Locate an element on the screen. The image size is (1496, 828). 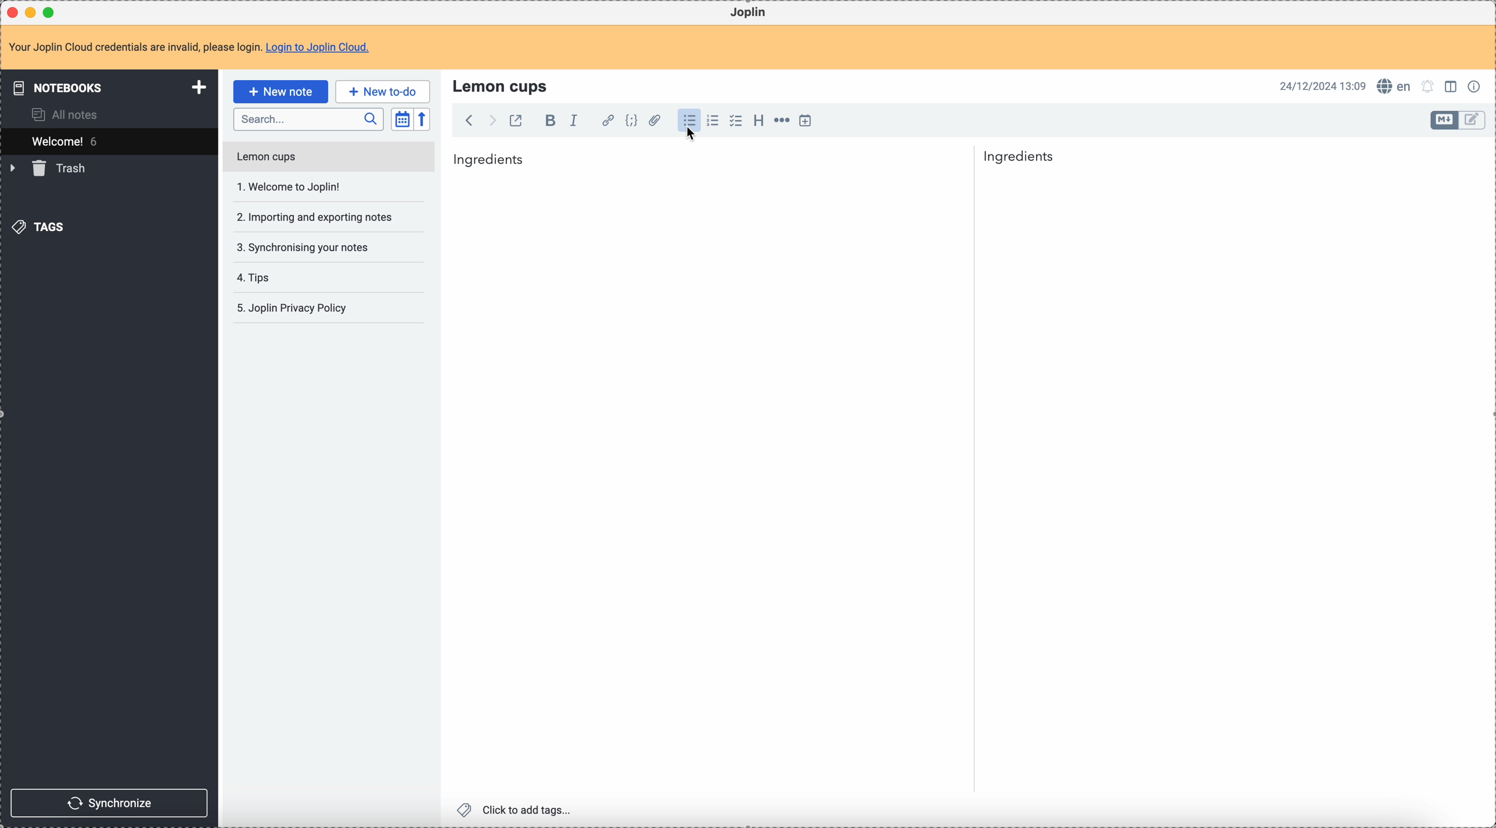
tags is located at coordinates (41, 226).